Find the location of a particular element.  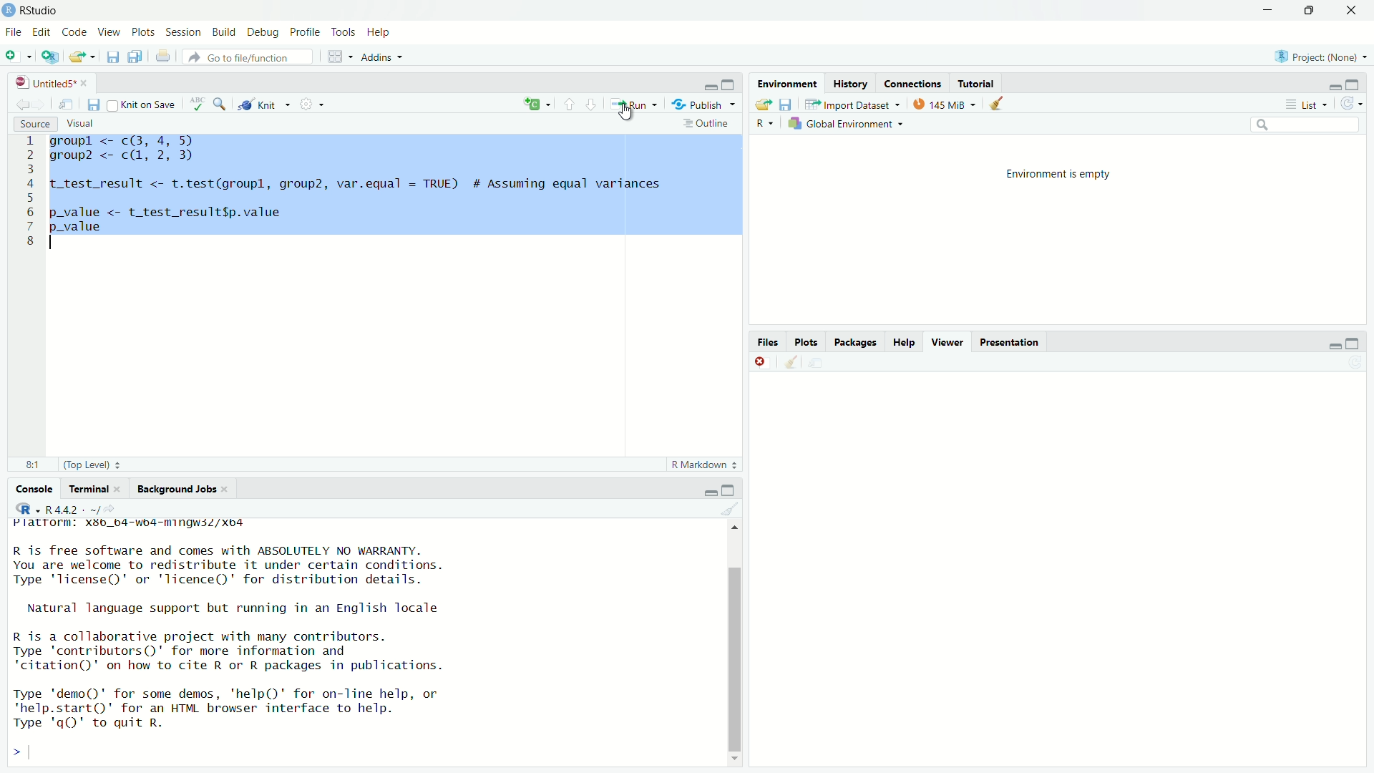

R 4.4.2 is located at coordinates (73, 509).